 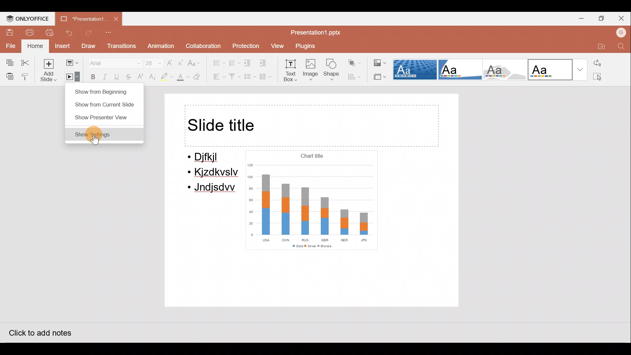 What do you see at coordinates (601, 17) in the screenshot?
I see `Maximize` at bounding box center [601, 17].